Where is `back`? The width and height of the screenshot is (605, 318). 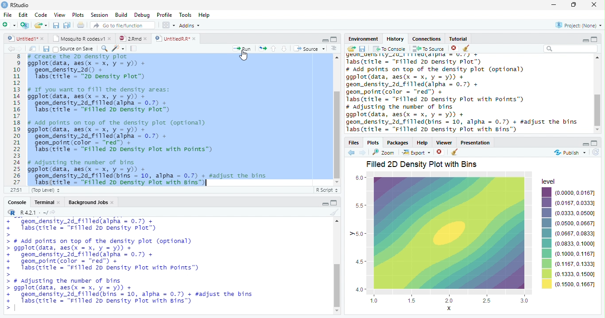 back is located at coordinates (9, 49).